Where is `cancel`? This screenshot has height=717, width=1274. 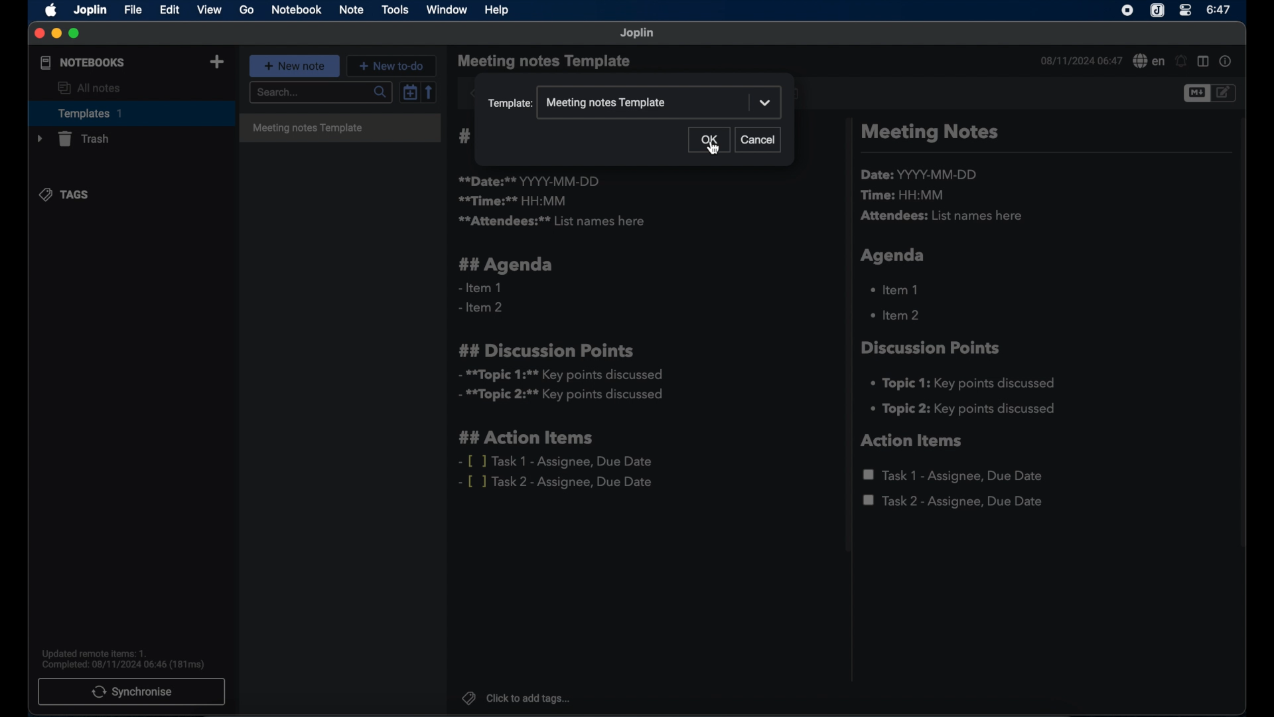 cancel is located at coordinates (760, 139).